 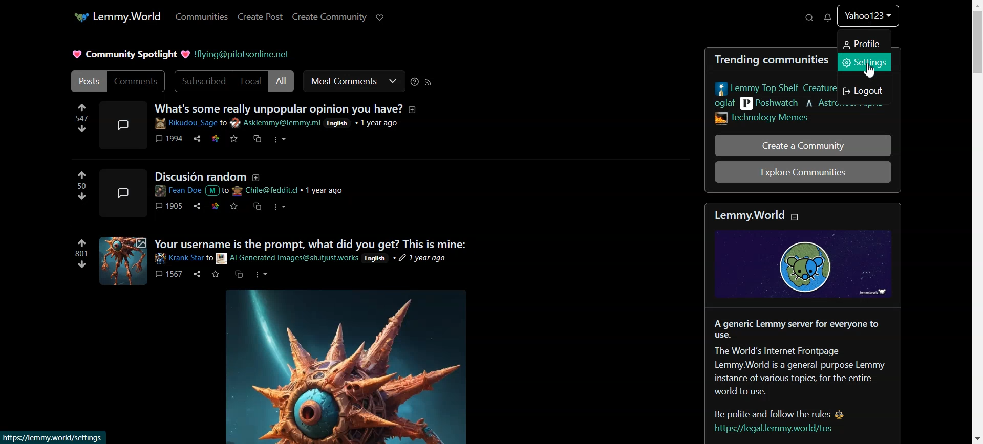 I want to click on All, so click(x=282, y=81).